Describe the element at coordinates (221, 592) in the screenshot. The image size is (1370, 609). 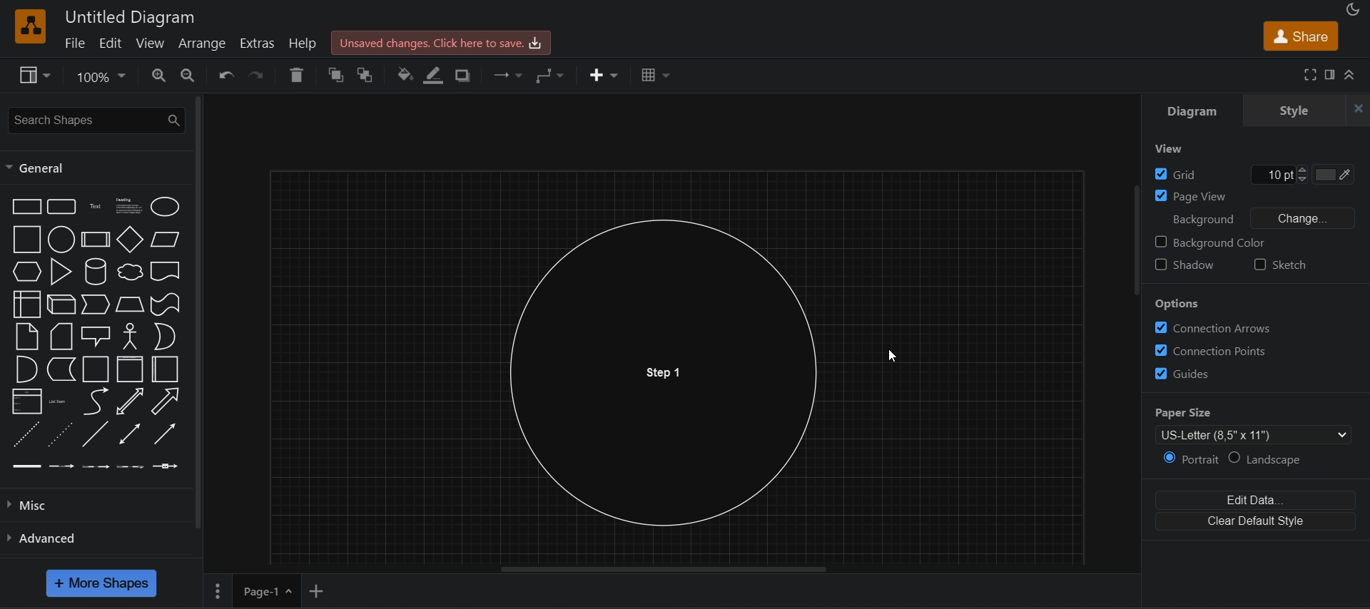
I see `More Options` at that location.